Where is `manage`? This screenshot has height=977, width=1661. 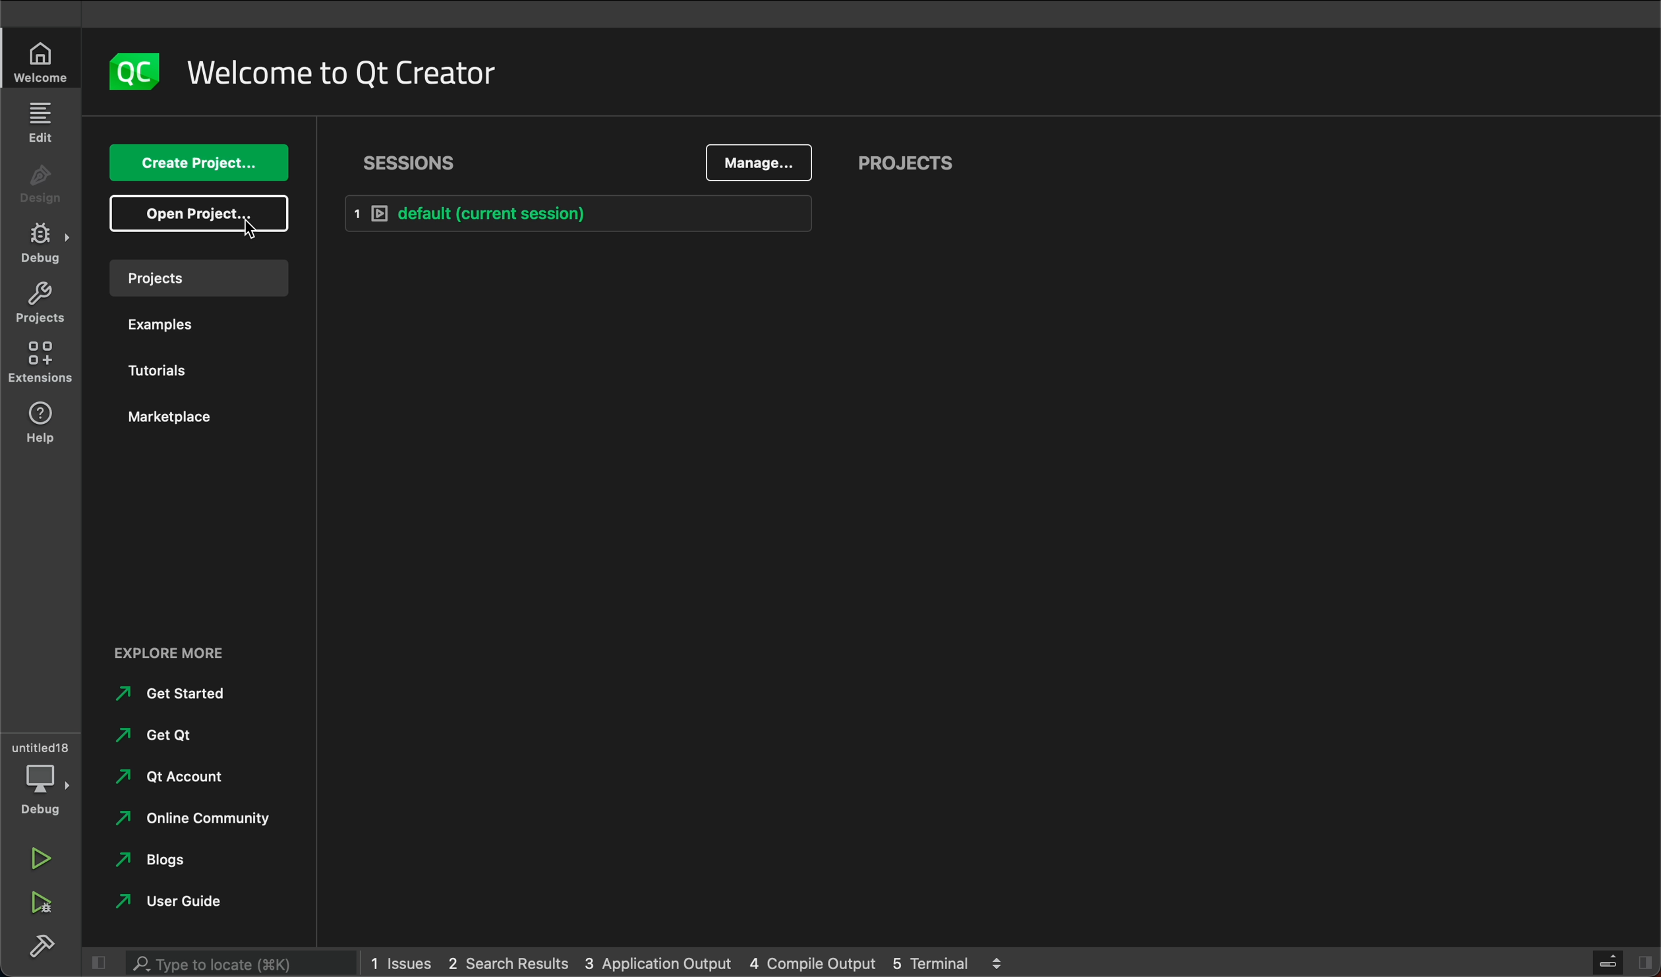
manage is located at coordinates (757, 162).